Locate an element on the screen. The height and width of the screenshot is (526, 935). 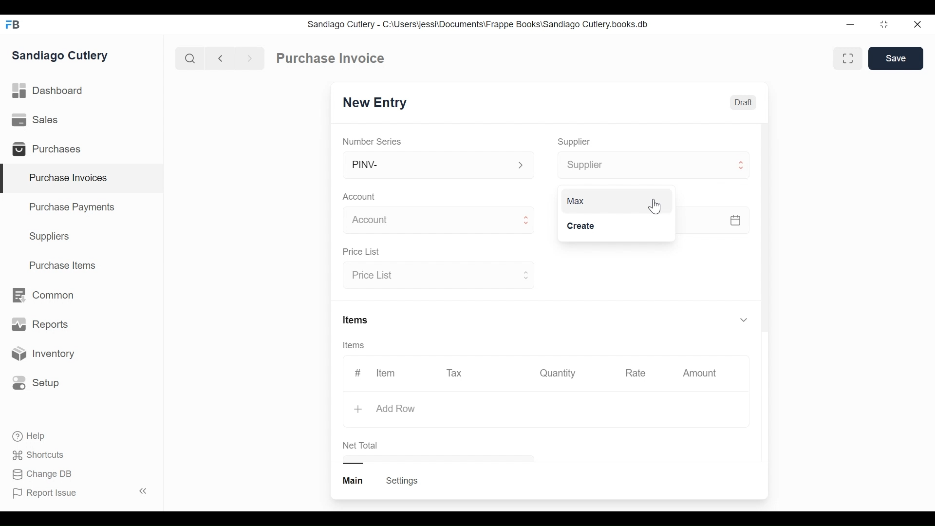
Purchase Items is located at coordinates (63, 266).